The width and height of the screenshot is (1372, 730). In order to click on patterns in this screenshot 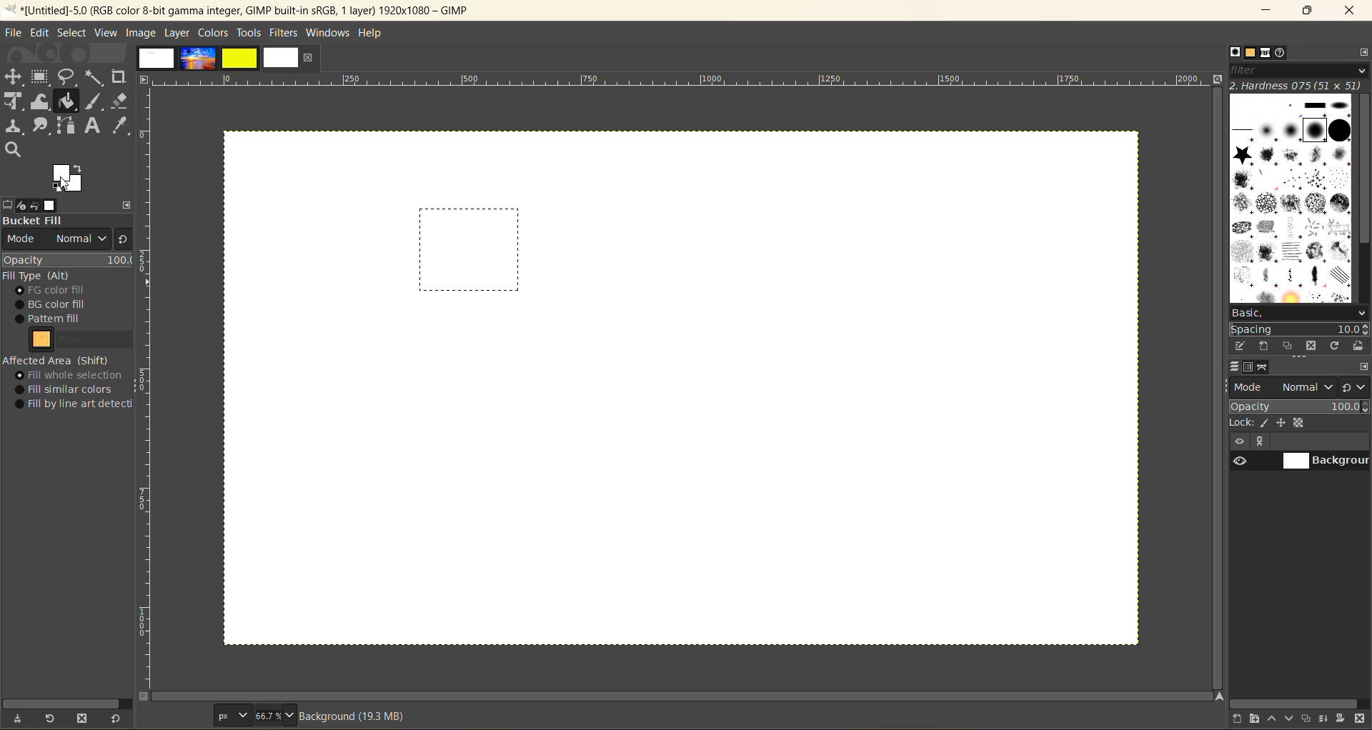, I will do `click(1251, 54)`.